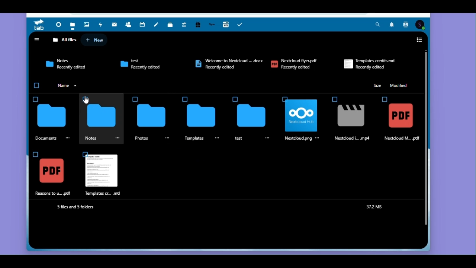 Image resolution: width=476 pixels, height=268 pixels. I want to click on Cursor, so click(86, 100).